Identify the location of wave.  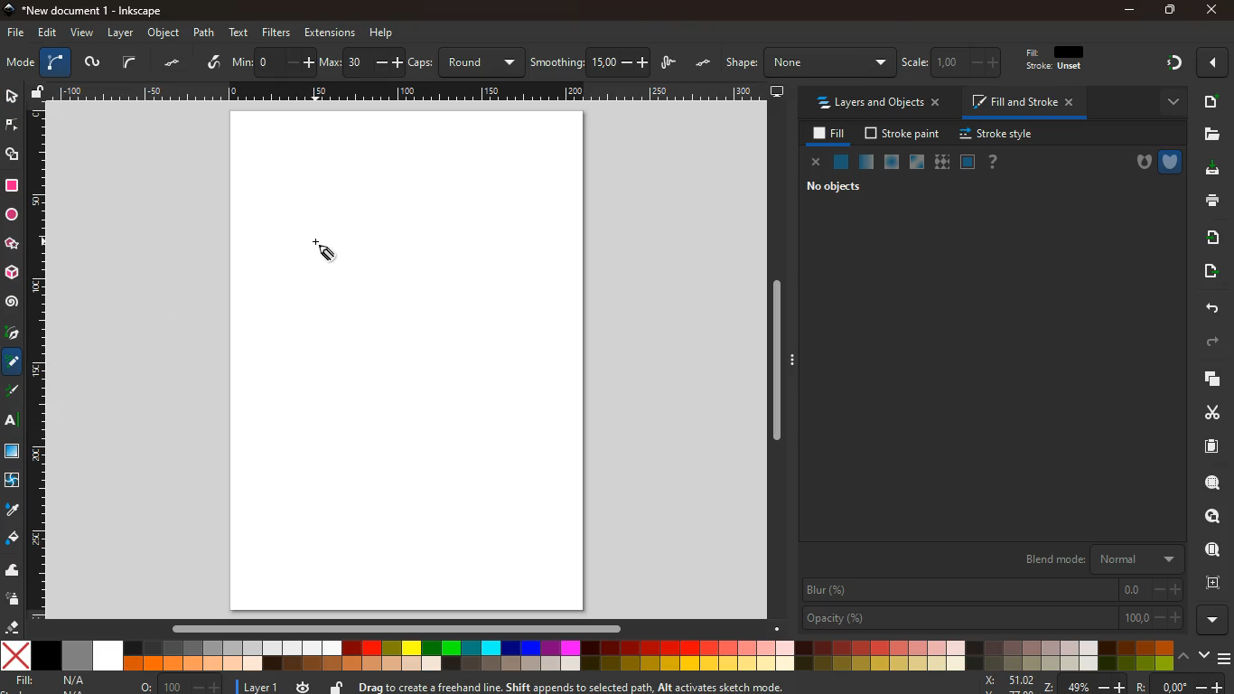
(14, 569).